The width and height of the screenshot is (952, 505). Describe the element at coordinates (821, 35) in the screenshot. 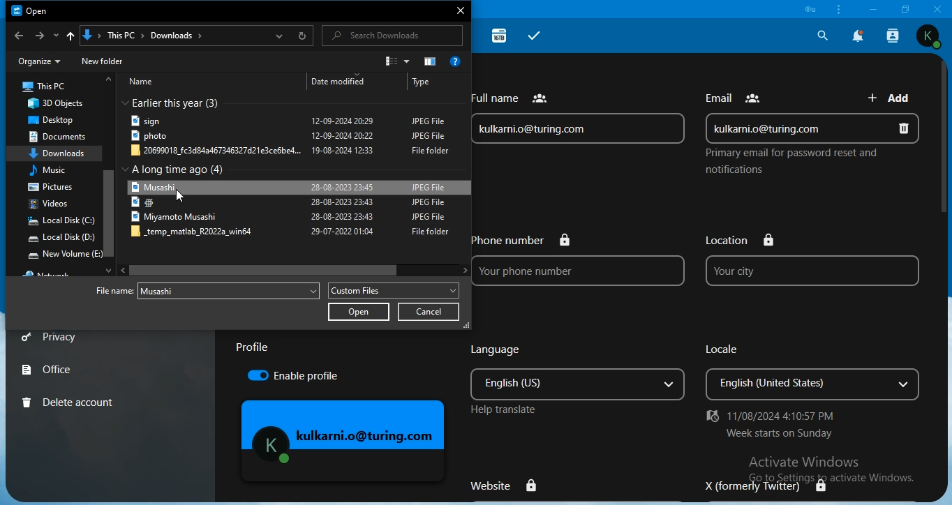

I see `search` at that location.